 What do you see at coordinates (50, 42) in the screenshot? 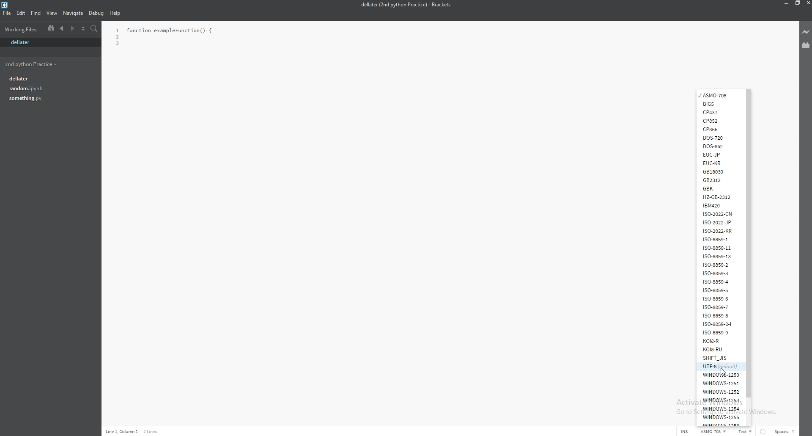
I see `dellater` at bounding box center [50, 42].